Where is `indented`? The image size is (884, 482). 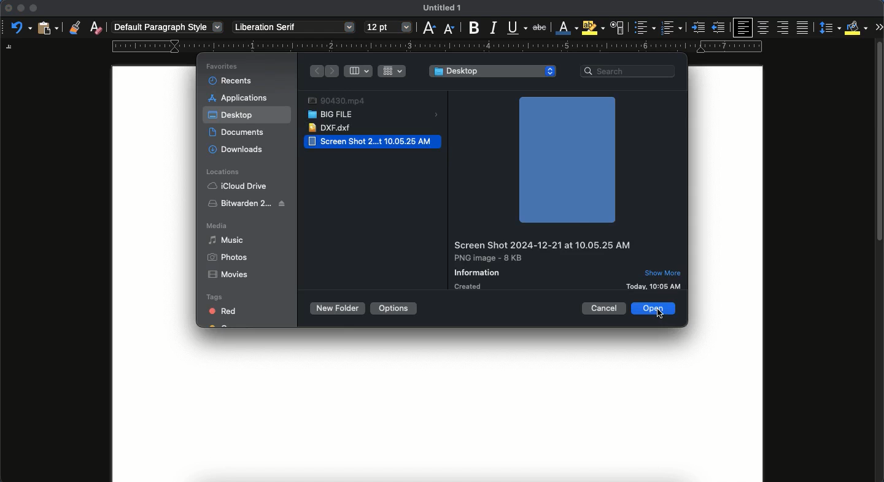
indented is located at coordinates (697, 29).